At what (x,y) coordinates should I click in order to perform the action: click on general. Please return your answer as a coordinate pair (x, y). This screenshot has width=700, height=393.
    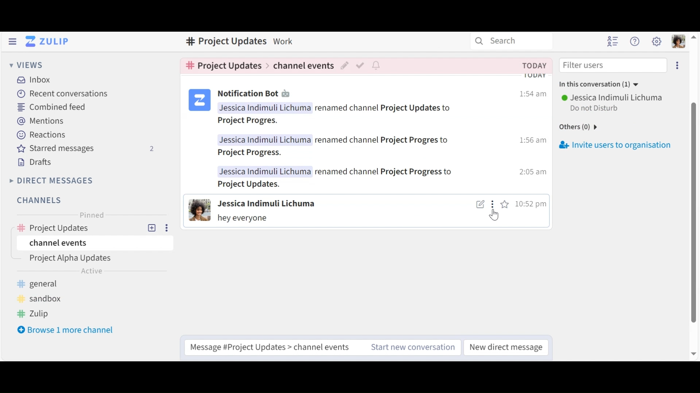
    Looking at the image, I should click on (42, 284).